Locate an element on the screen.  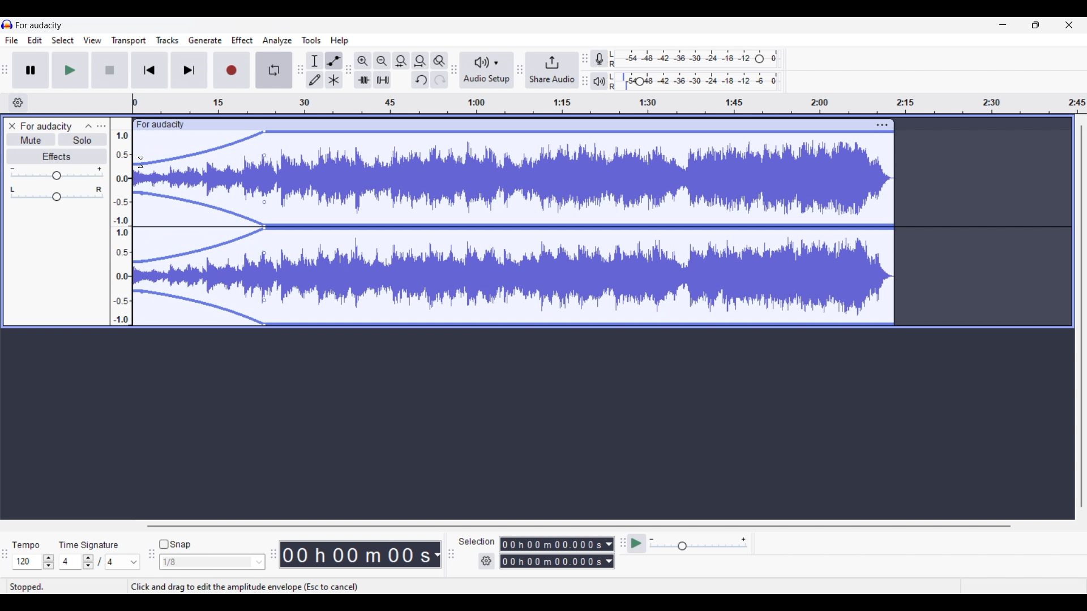
Tracks is located at coordinates (167, 40).